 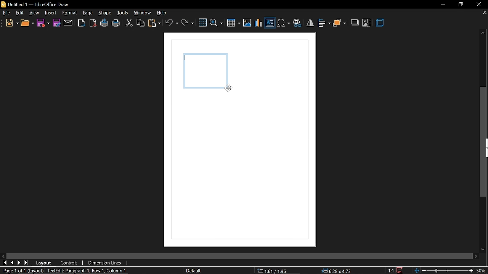 What do you see at coordinates (482, 13) in the screenshot?
I see `close current tab` at bounding box center [482, 13].